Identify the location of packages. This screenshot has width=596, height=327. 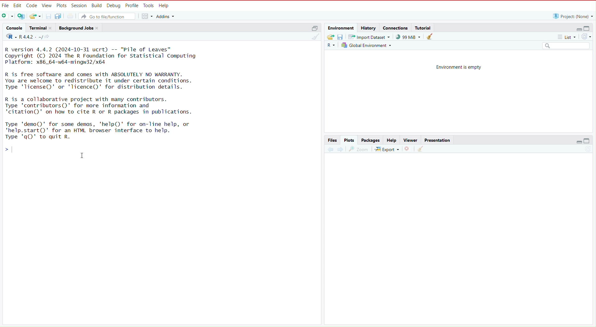
(370, 140).